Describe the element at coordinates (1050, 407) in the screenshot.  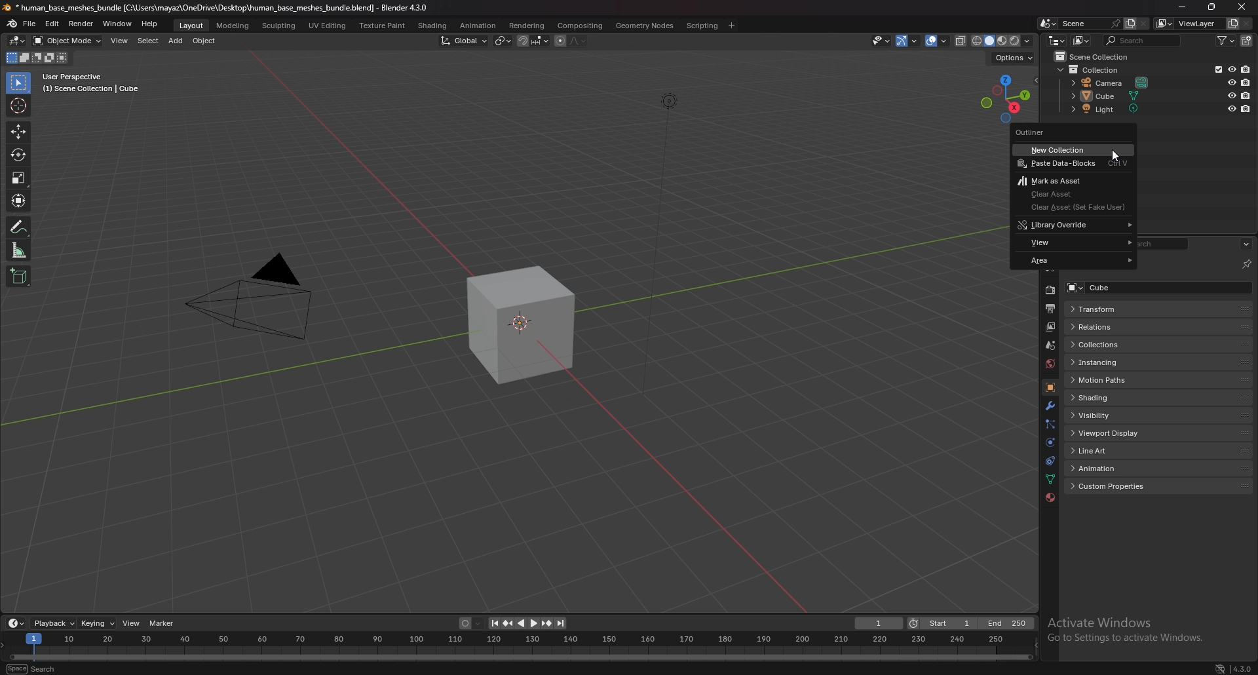
I see `modifier` at that location.